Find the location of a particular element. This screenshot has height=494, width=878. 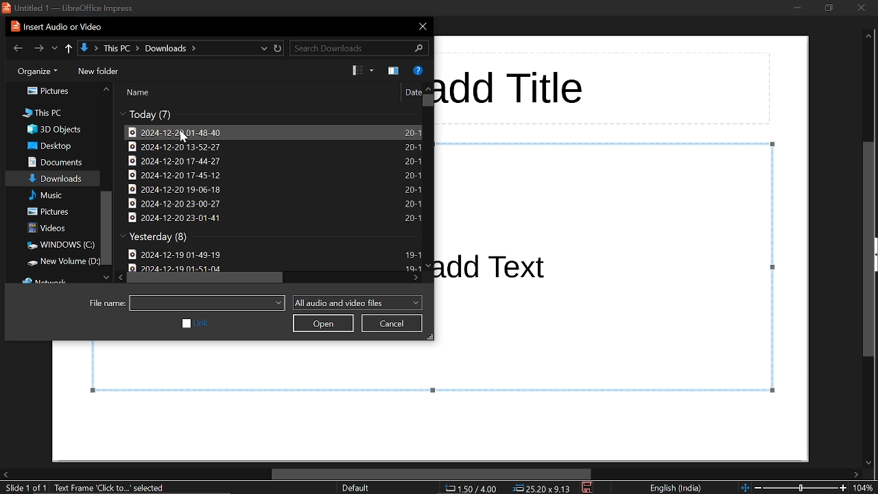

date is located at coordinates (180, 268).